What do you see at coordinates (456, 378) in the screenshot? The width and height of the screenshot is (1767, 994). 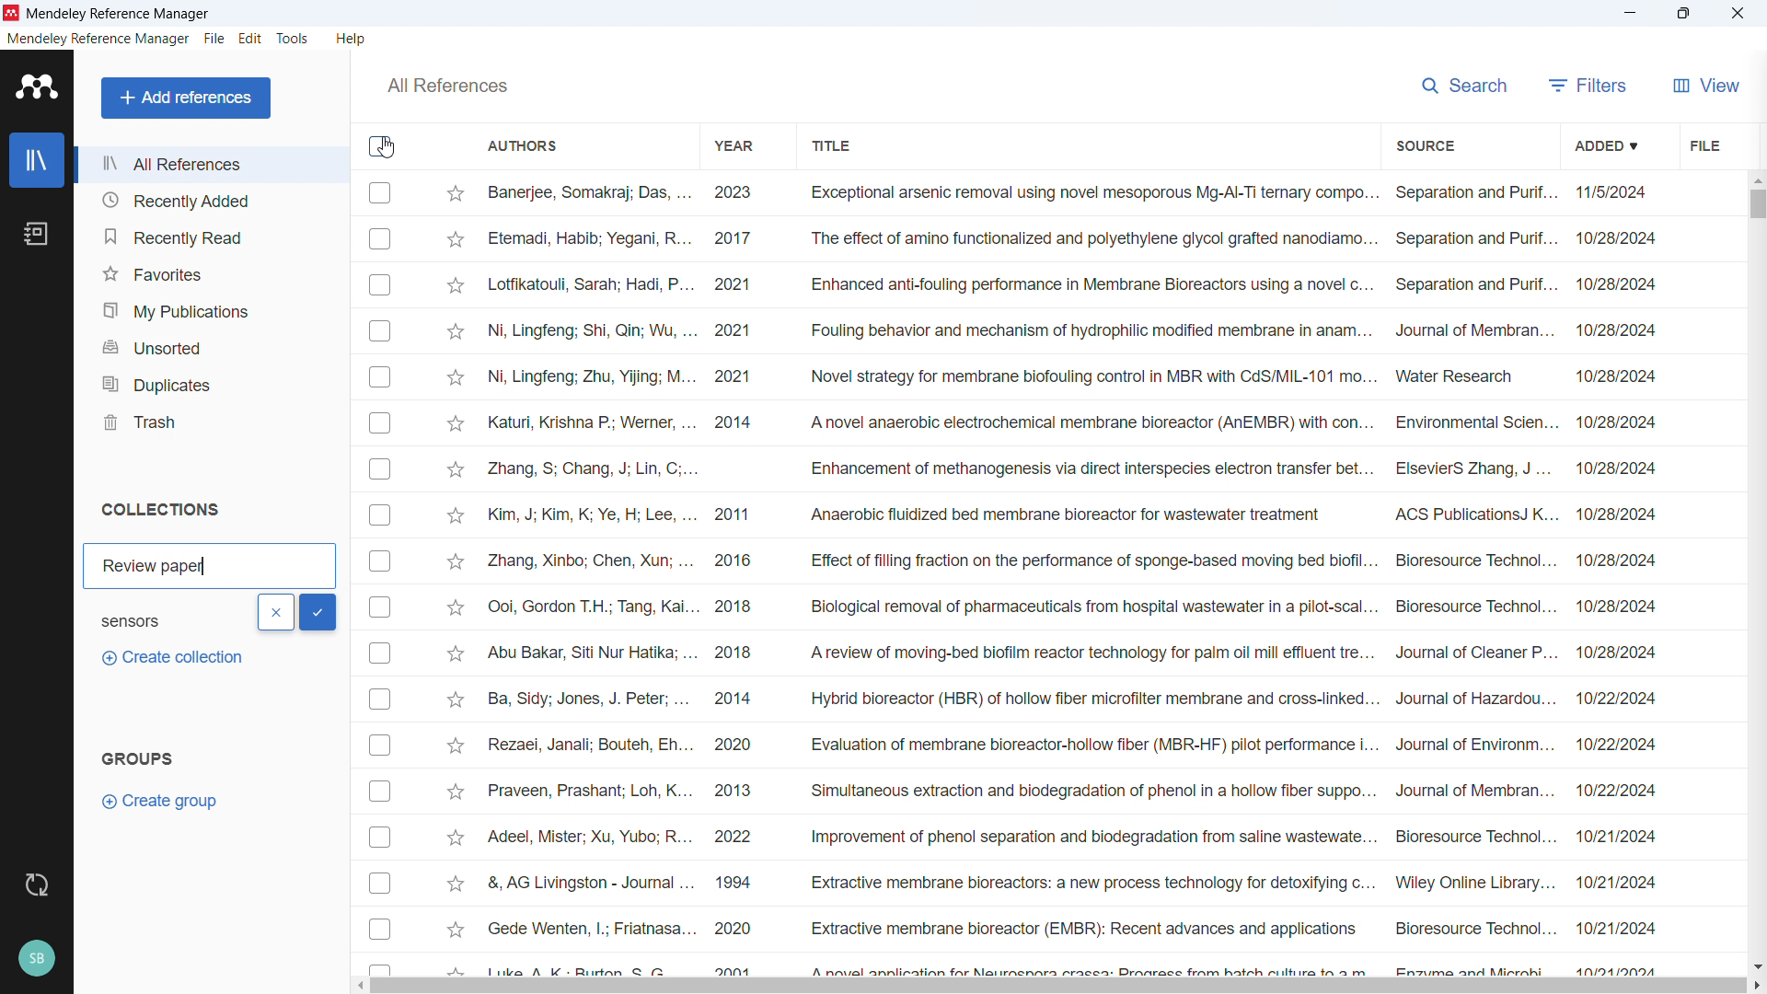 I see `Star mark respective publication` at bounding box center [456, 378].